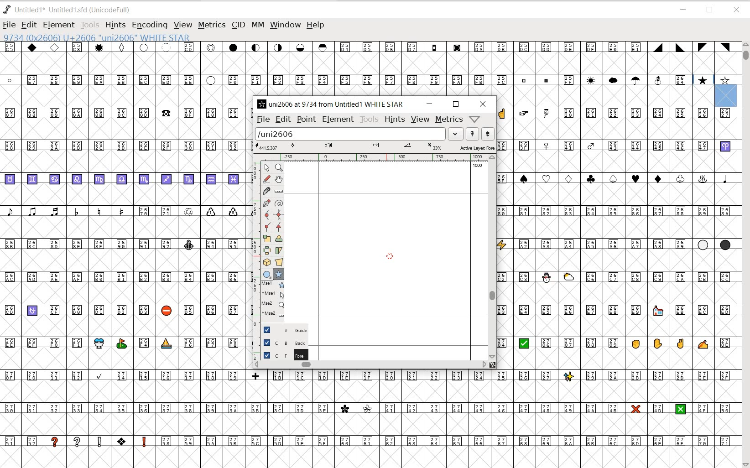 This screenshot has height=468, width=750. I want to click on ROTATE THE SELECTION IN 3D, so click(268, 262).